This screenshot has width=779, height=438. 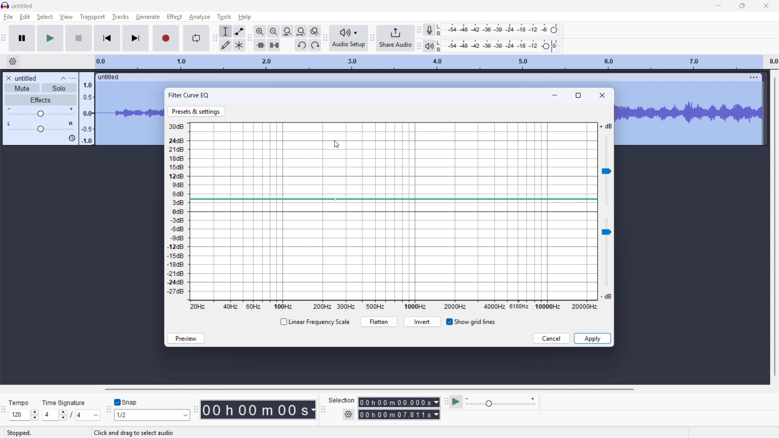 What do you see at coordinates (273, 31) in the screenshot?
I see `Zoom out ` at bounding box center [273, 31].